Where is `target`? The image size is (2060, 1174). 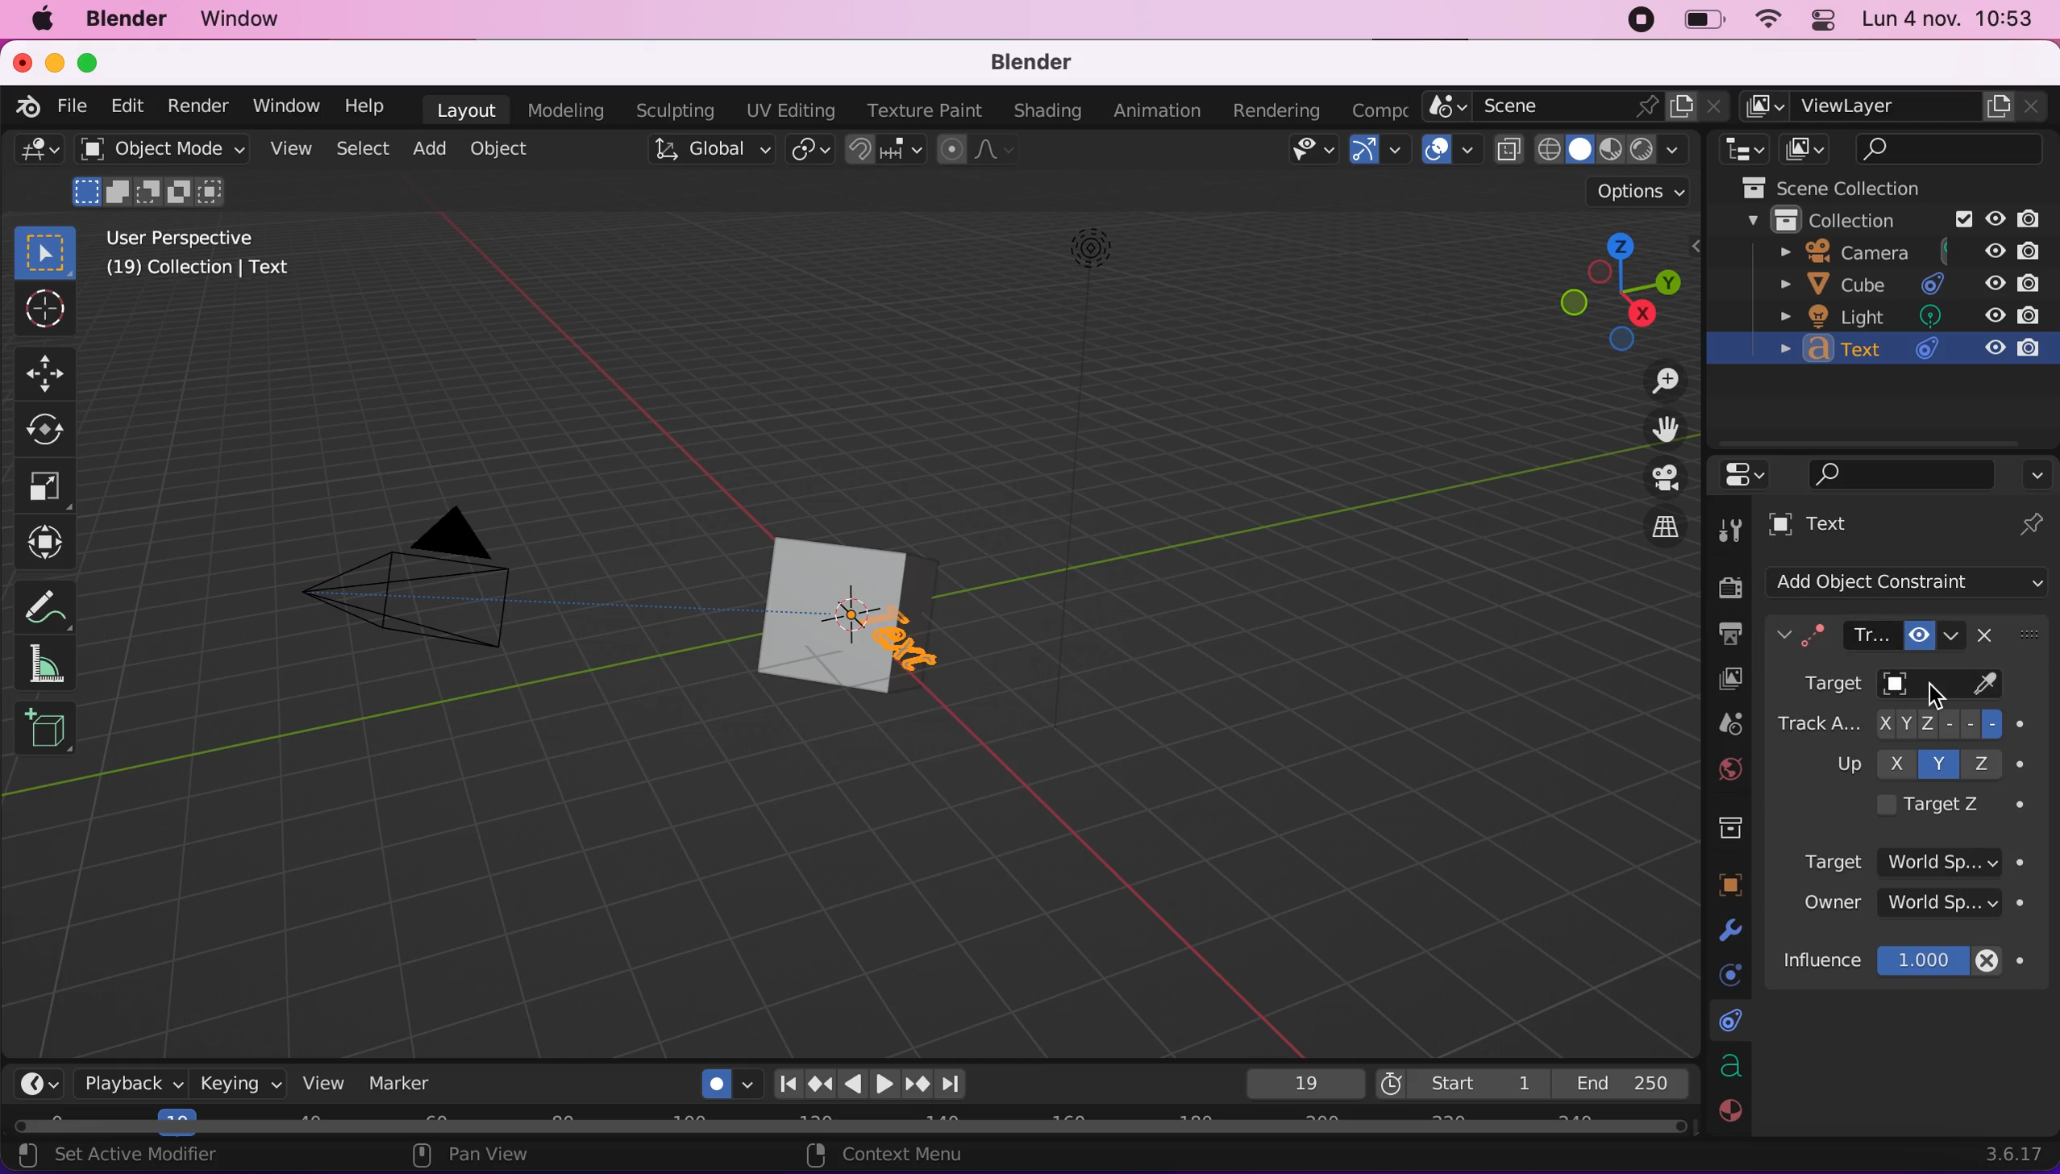
target is located at coordinates (1924, 856).